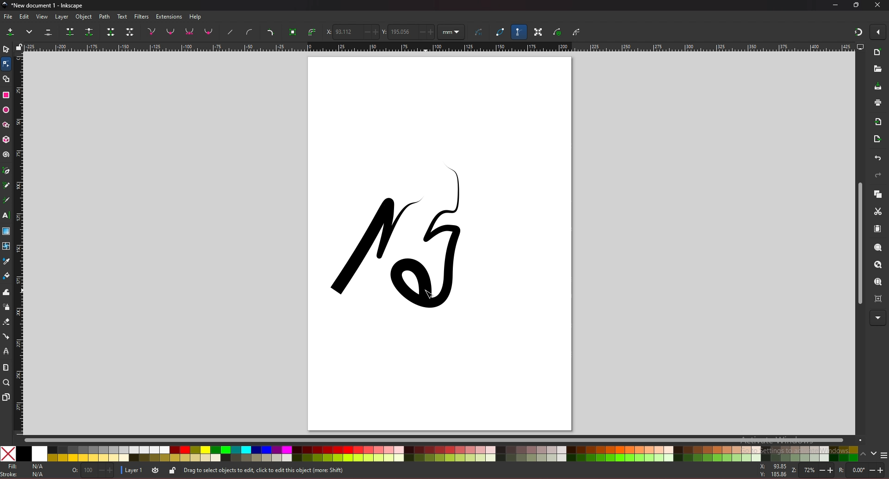 The image size is (889, 479). What do you see at coordinates (878, 211) in the screenshot?
I see `cut` at bounding box center [878, 211].